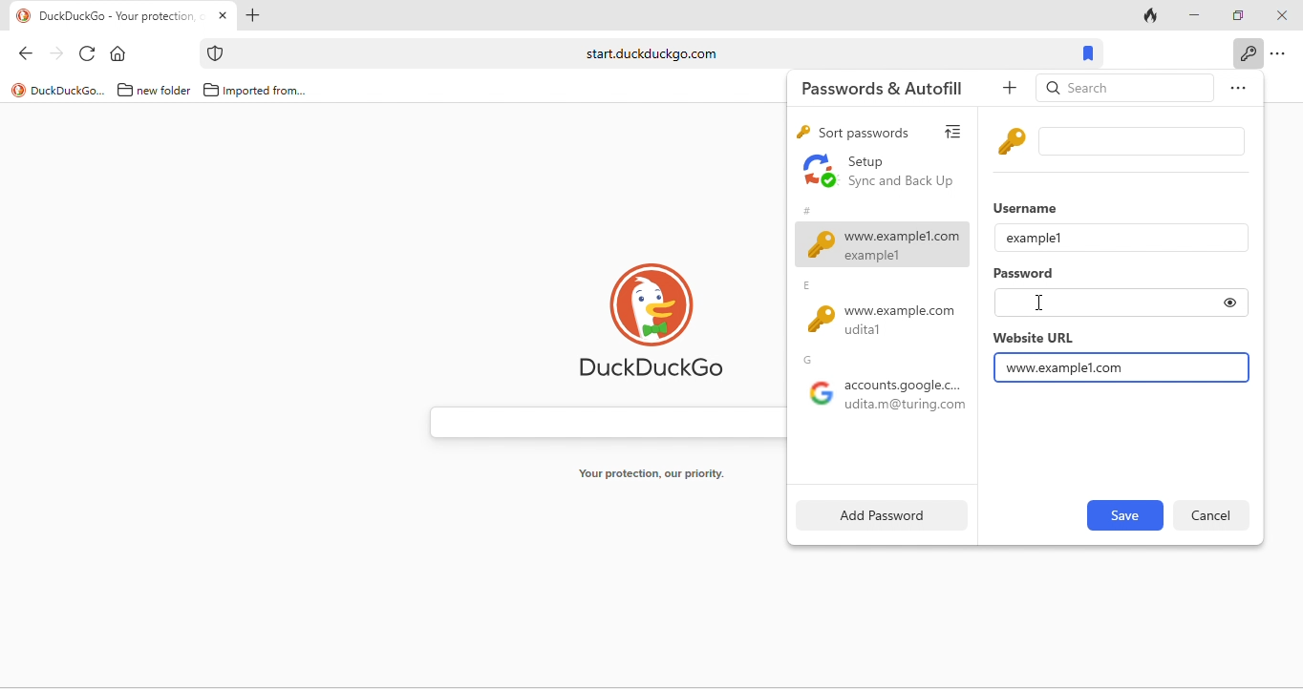 This screenshot has width=1303, height=689. Describe the element at coordinates (217, 53) in the screenshot. I see `icon` at that location.